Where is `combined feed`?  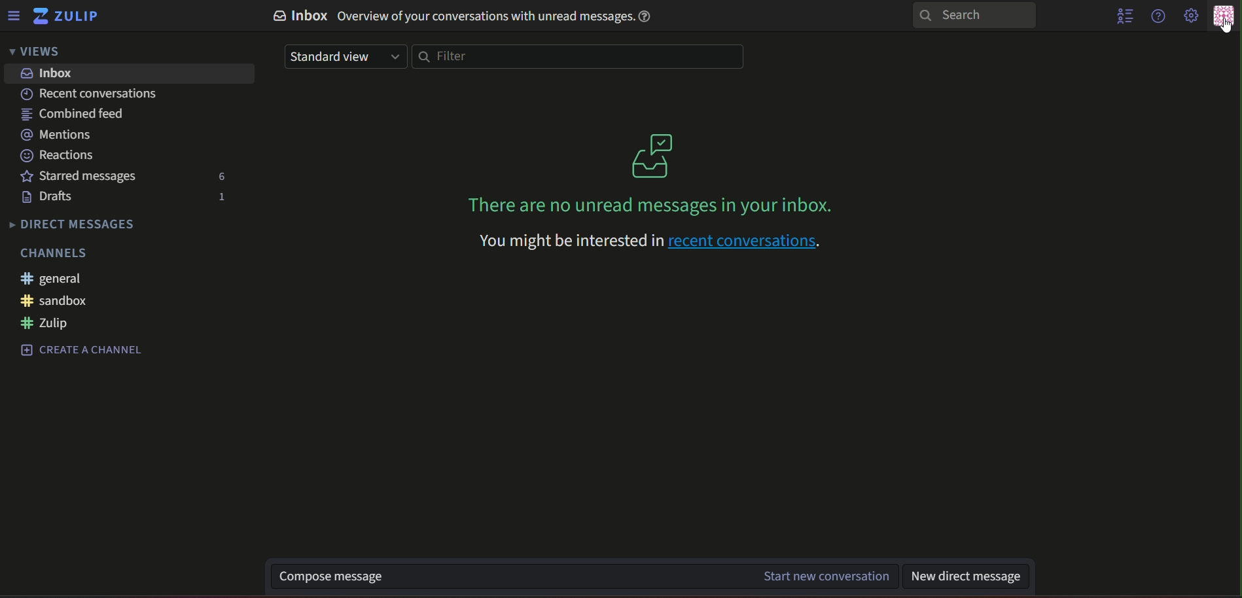 combined feed is located at coordinates (73, 113).